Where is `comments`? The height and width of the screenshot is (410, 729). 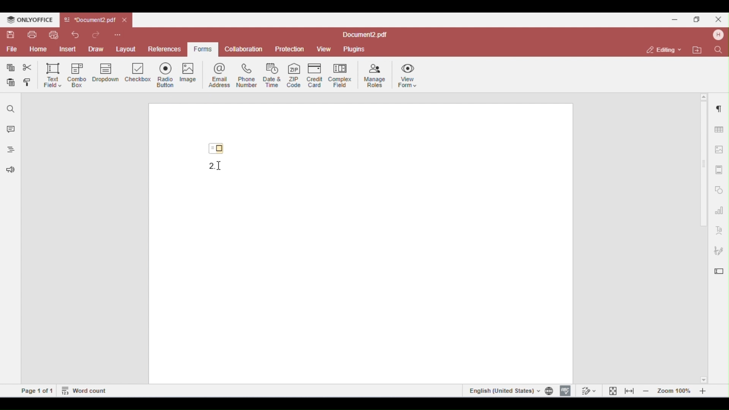 comments is located at coordinates (9, 130).